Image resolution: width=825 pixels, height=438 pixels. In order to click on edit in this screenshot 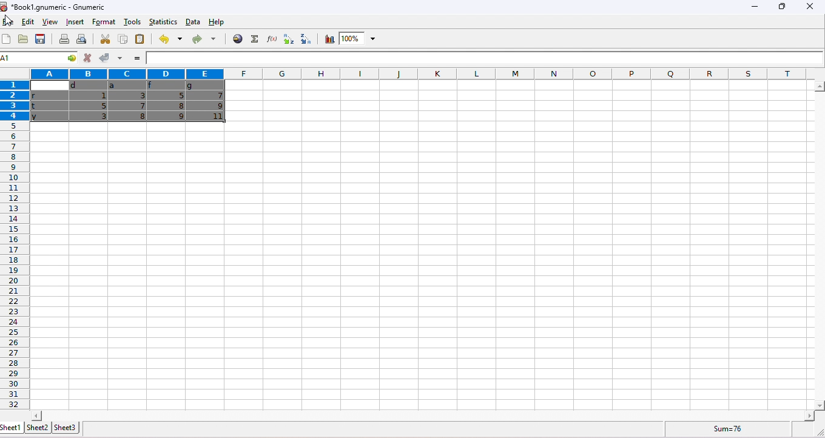, I will do `click(26, 22)`.